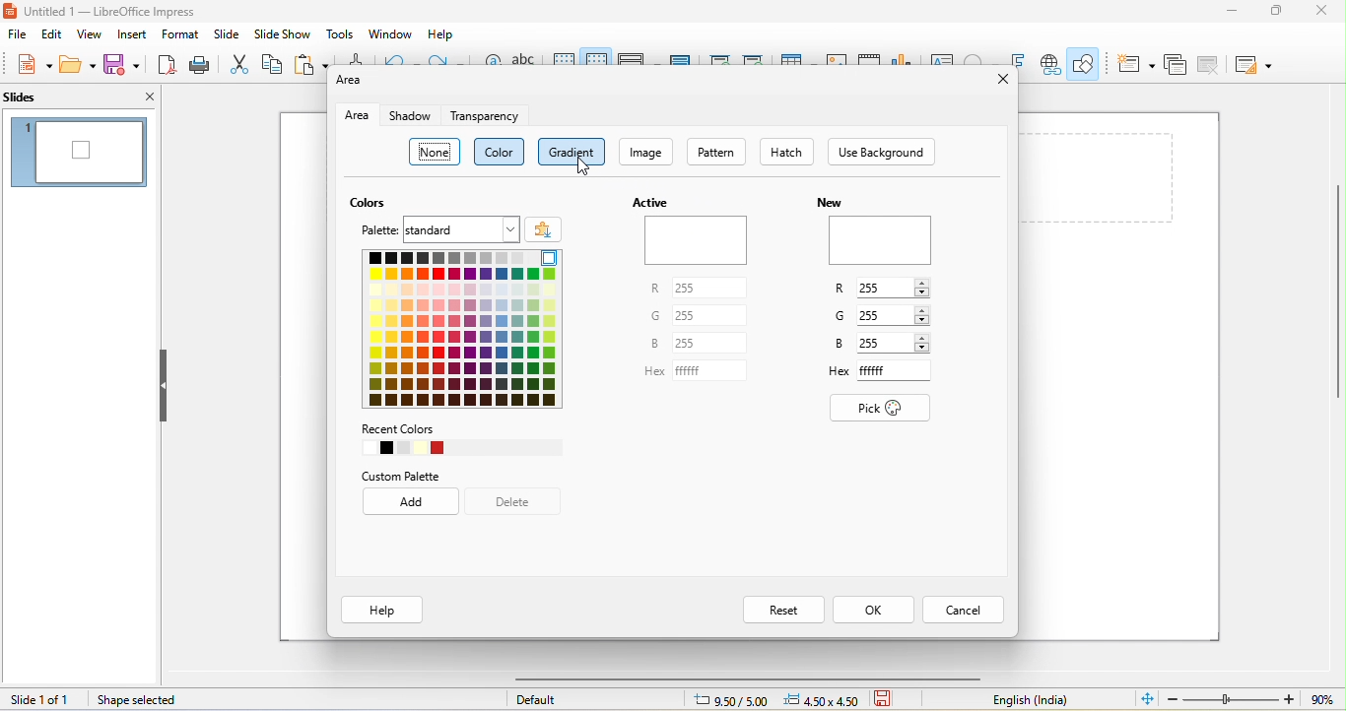  What do you see at coordinates (483, 118) in the screenshot?
I see `transparency` at bounding box center [483, 118].